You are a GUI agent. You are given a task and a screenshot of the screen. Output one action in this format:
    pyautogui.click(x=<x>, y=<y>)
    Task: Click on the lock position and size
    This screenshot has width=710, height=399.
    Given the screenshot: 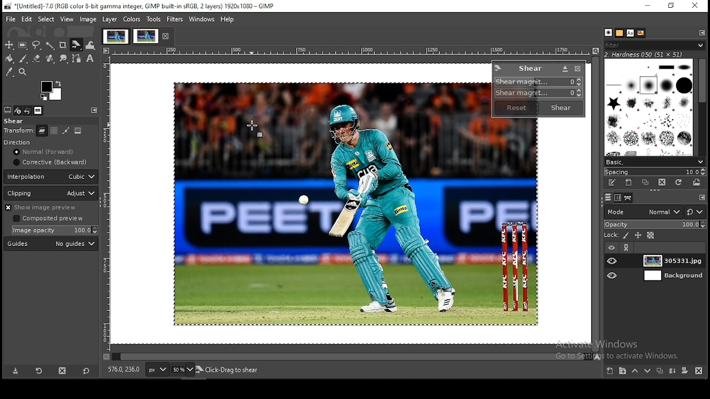 What is the action you would take?
    pyautogui.click(x=640, y=236)
    